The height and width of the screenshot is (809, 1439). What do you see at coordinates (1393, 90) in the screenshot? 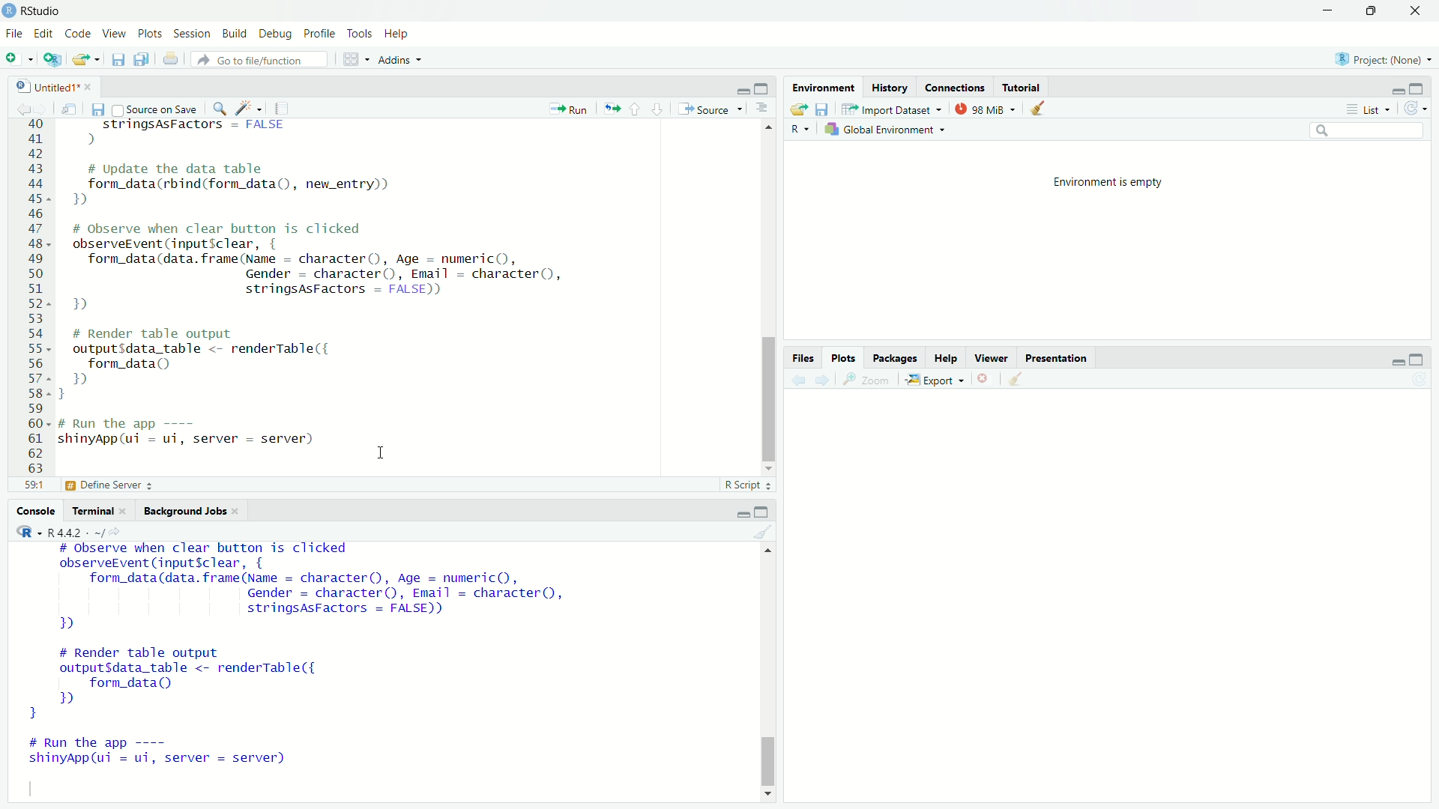
I see `minimize` at bounding box center [1393, 90].